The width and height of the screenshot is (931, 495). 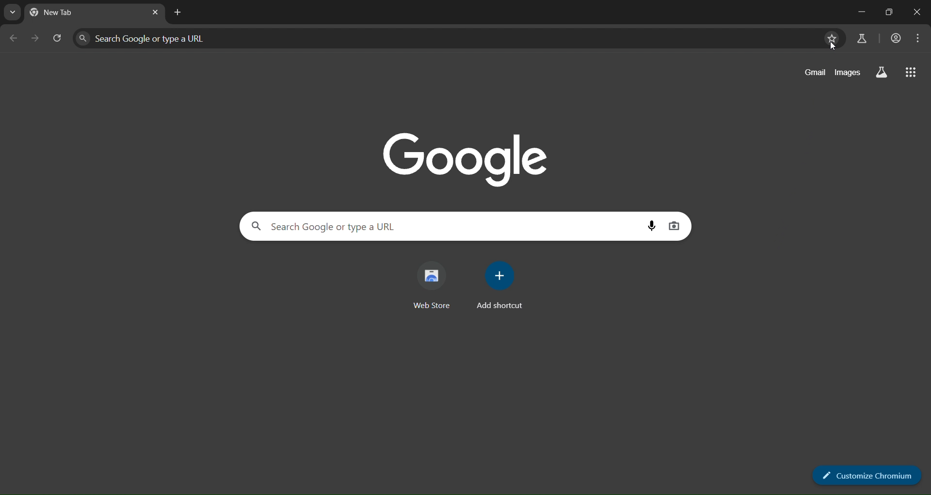 What do you see at coordinates (154, 13) in the screenshot?
I see `close tab` at bounding box center [154, 13].